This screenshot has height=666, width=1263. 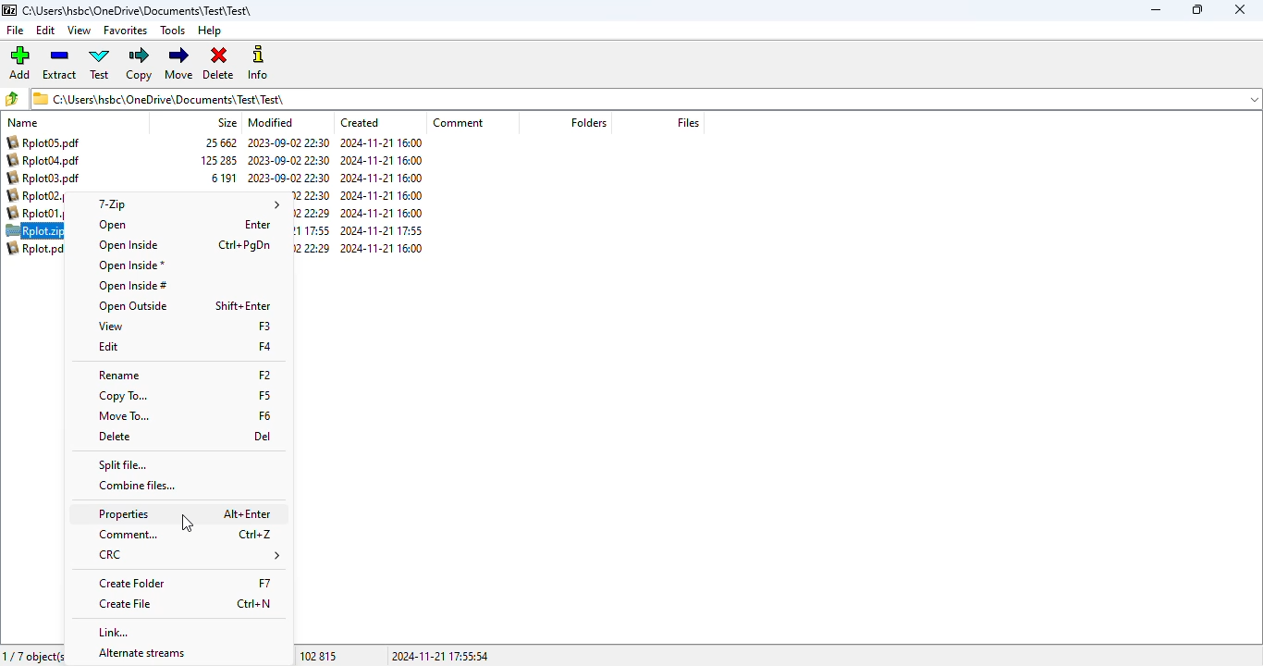 I want to click on files, so click(x=687, y=122).